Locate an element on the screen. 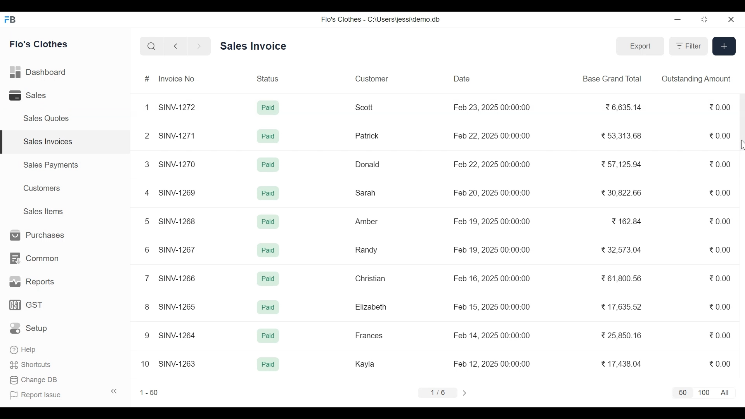 The height and width of the screenshot is (419, 745). 1/6 is located at coordinates (437, 391).